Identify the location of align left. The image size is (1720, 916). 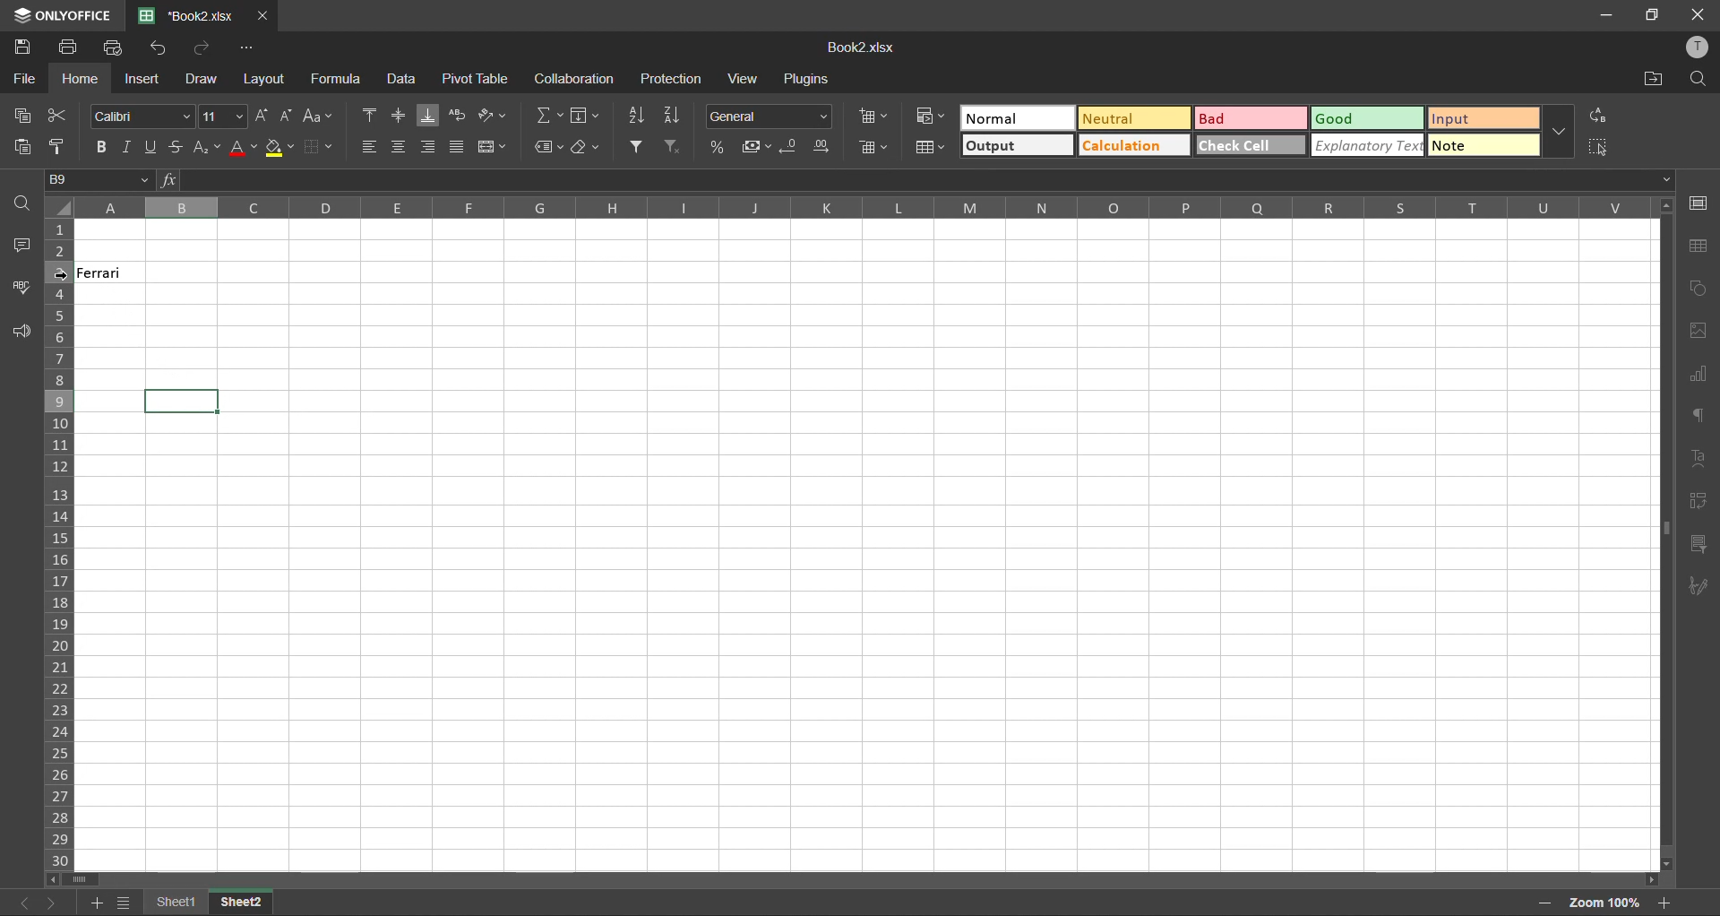
(370, 148).